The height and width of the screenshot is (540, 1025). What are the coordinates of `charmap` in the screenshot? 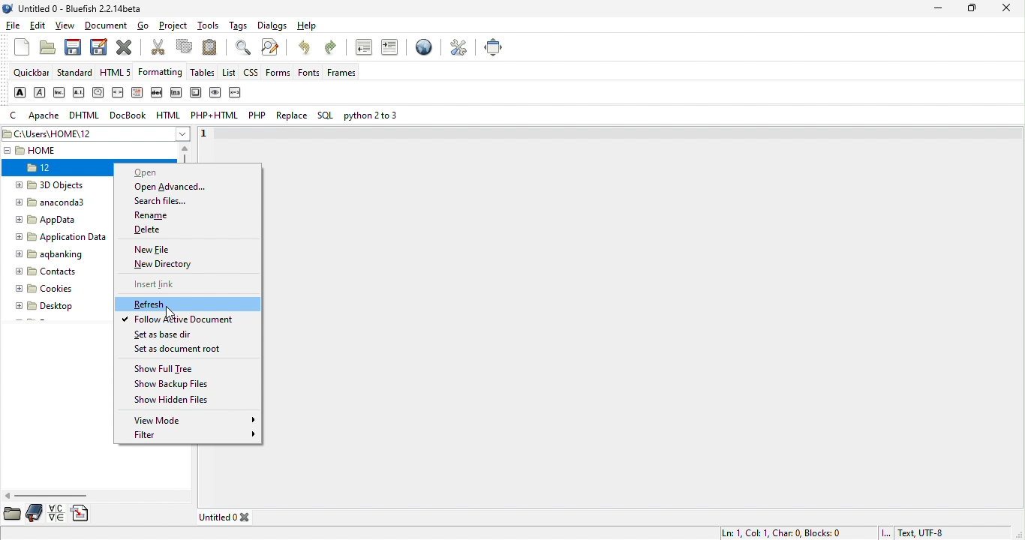 It's located at (56, 513).